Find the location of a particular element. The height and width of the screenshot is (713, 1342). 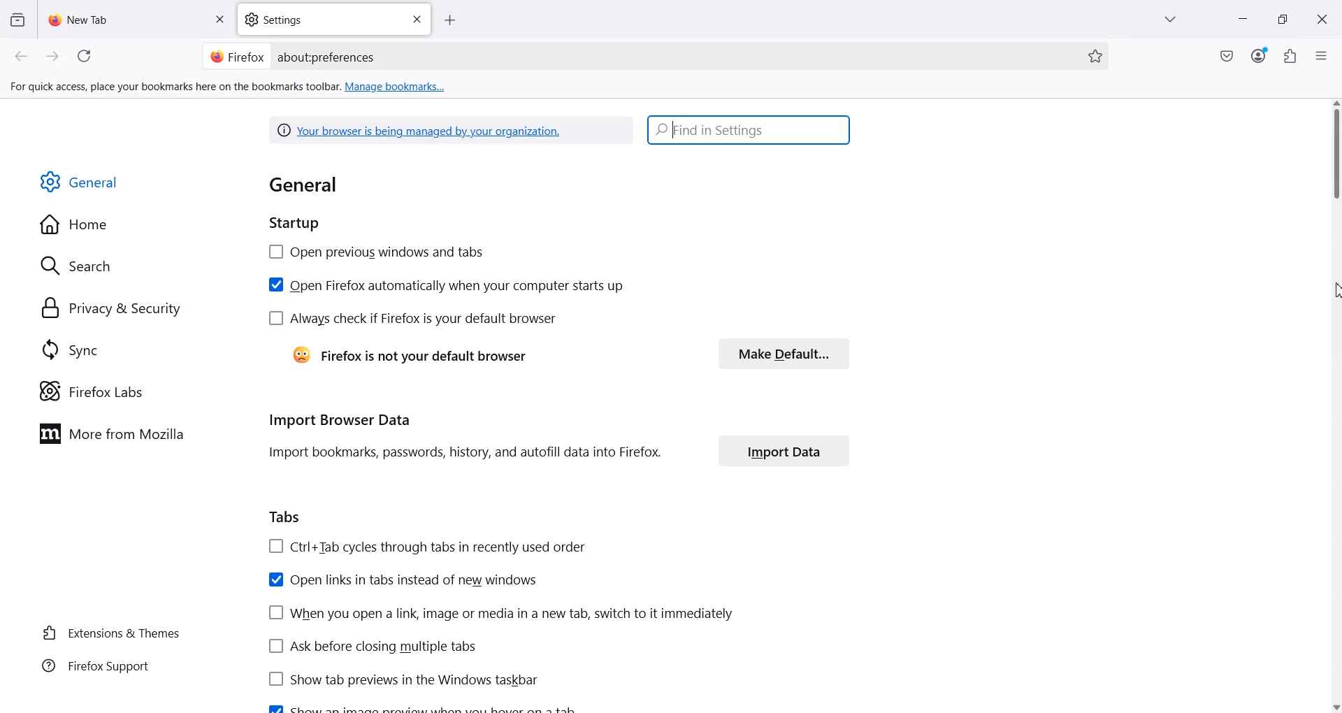

Make Default... is located at coordinates (782, 354).